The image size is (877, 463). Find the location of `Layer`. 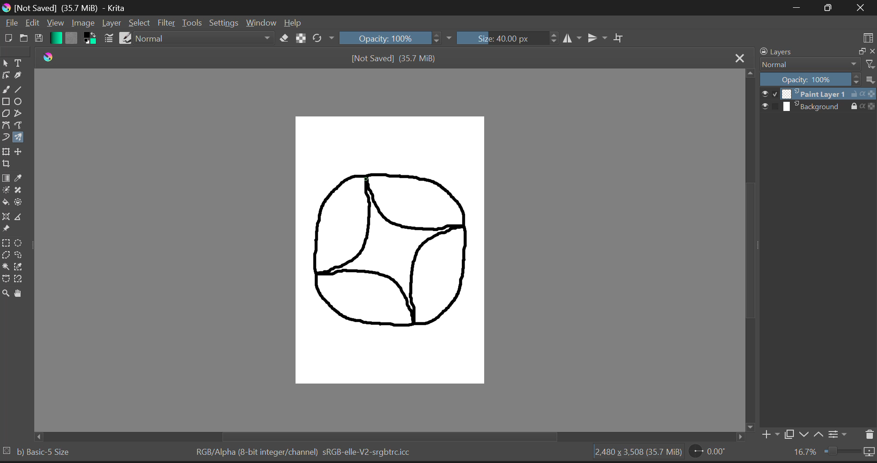

Layer is located at coordinates (111, 23).